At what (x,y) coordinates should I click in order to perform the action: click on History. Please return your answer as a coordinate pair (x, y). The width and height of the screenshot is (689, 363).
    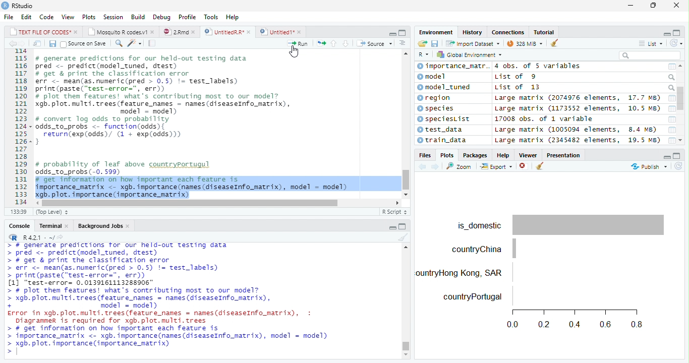
    Looking at the image, I should click on (473, 32).